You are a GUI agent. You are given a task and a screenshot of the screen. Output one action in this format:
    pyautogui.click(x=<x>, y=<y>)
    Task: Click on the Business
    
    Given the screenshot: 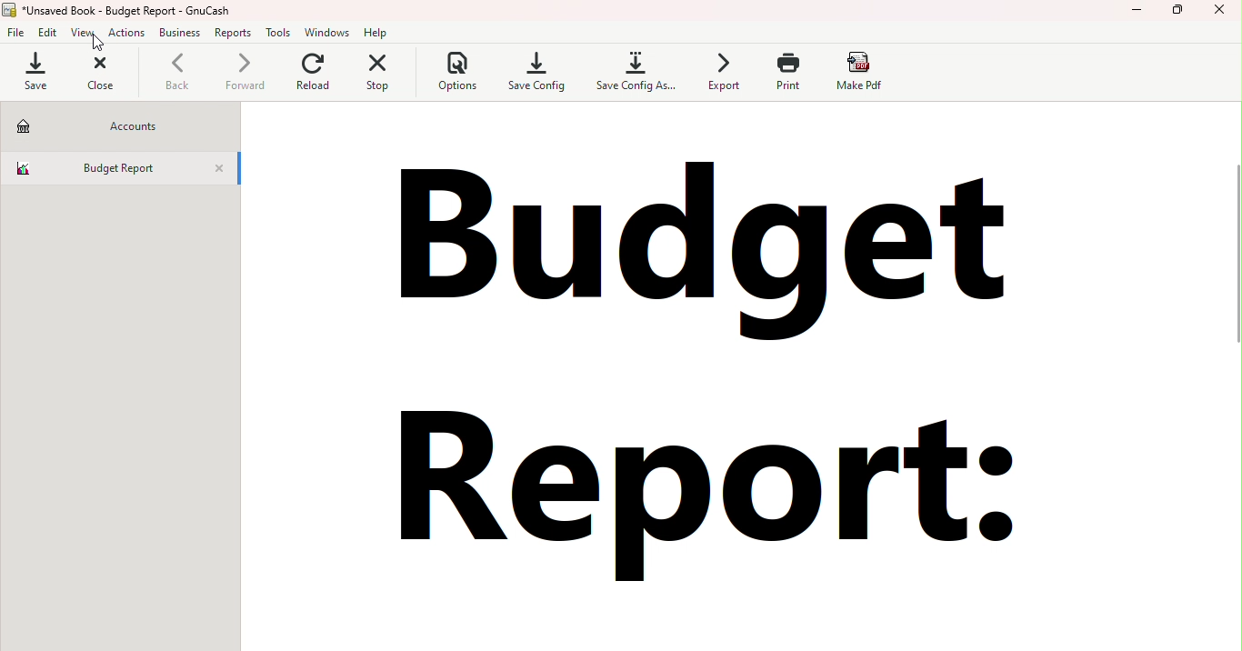 What is the action you would take?
    pyautogui.click(x=179, y=33)
    